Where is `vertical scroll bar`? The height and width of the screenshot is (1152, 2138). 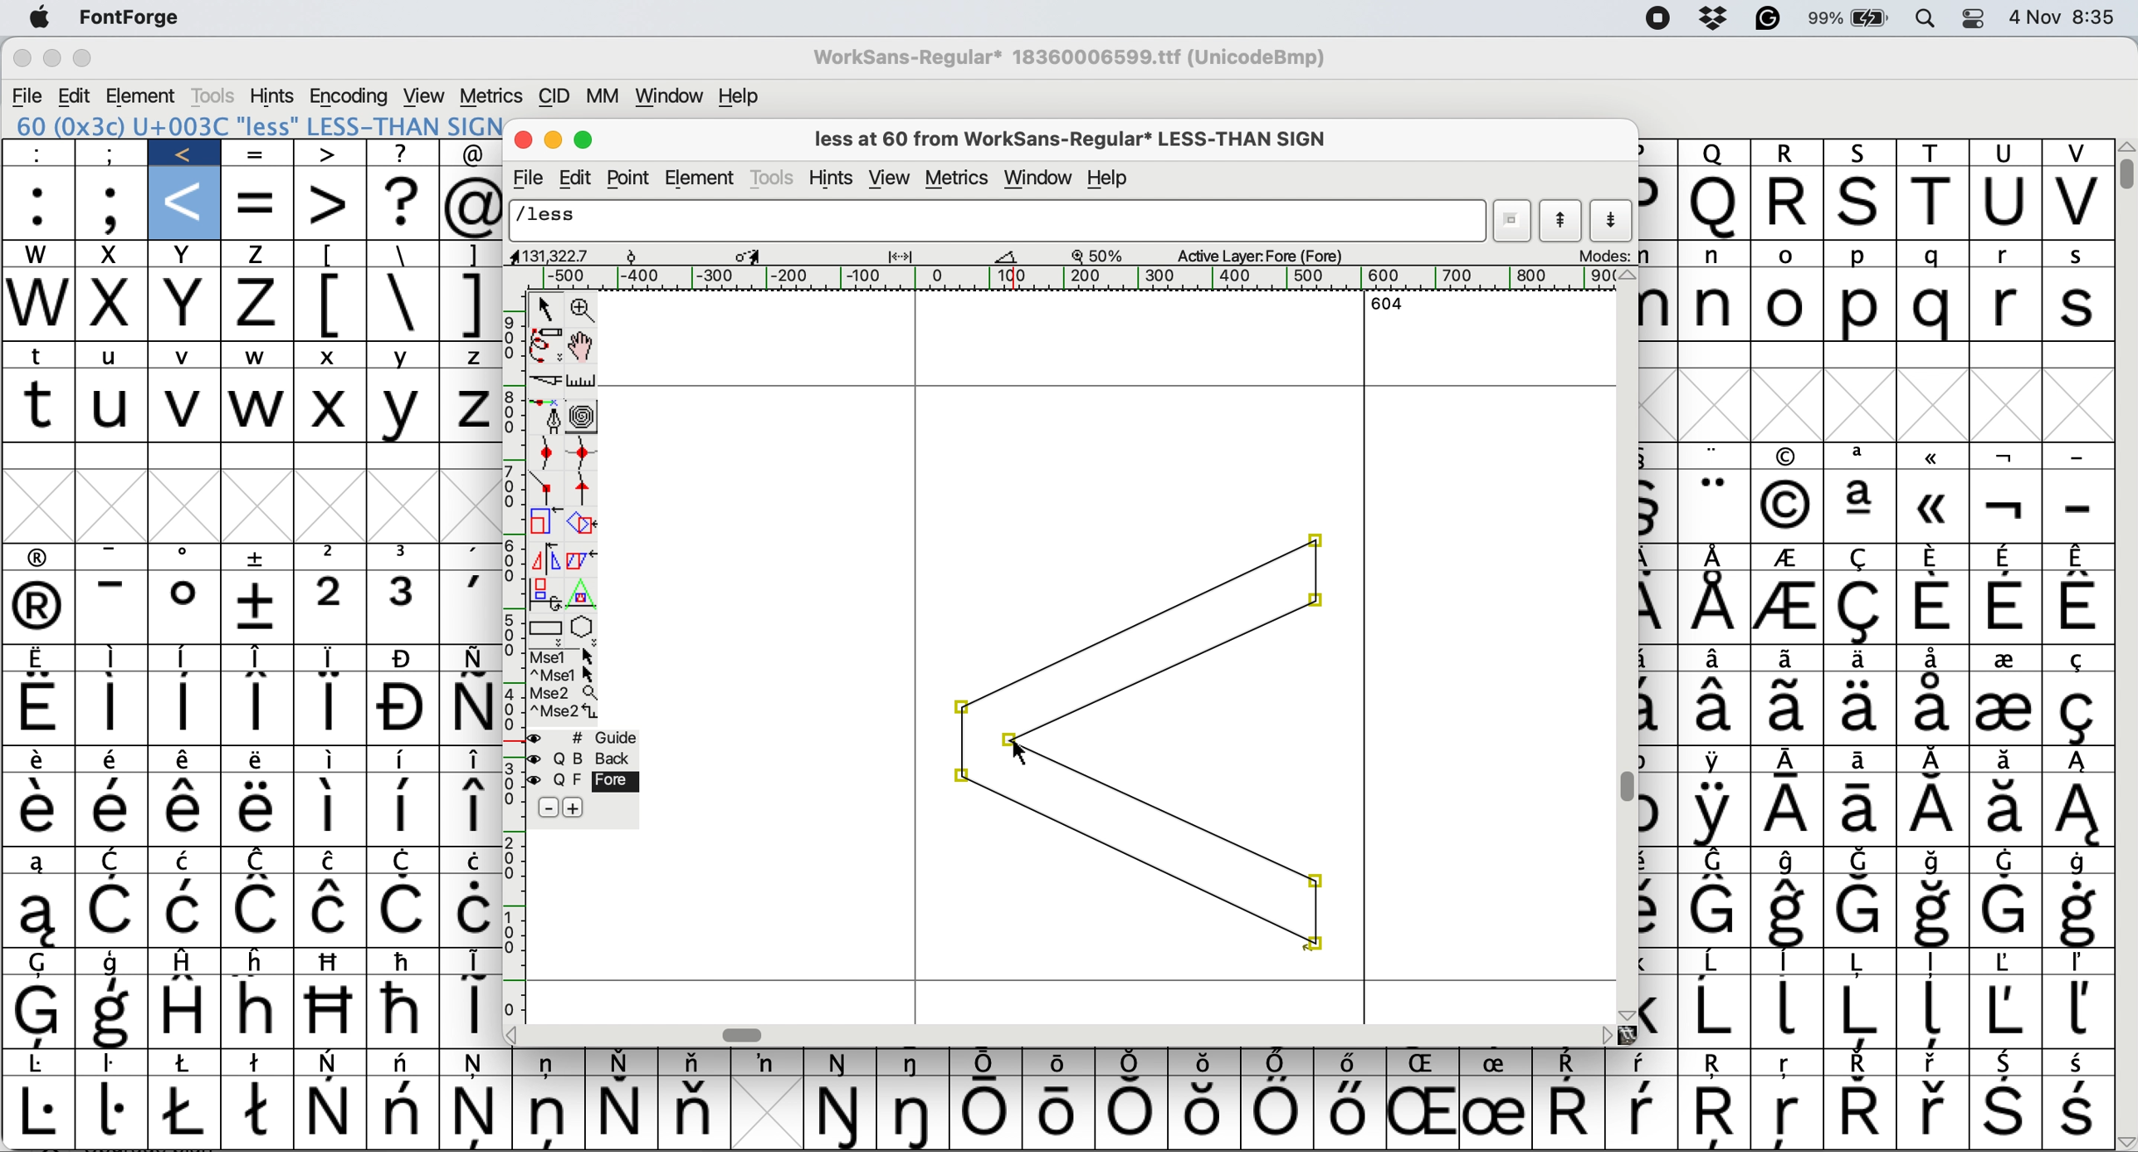
vertical scroll bar is located at coordinates (2125, 170).